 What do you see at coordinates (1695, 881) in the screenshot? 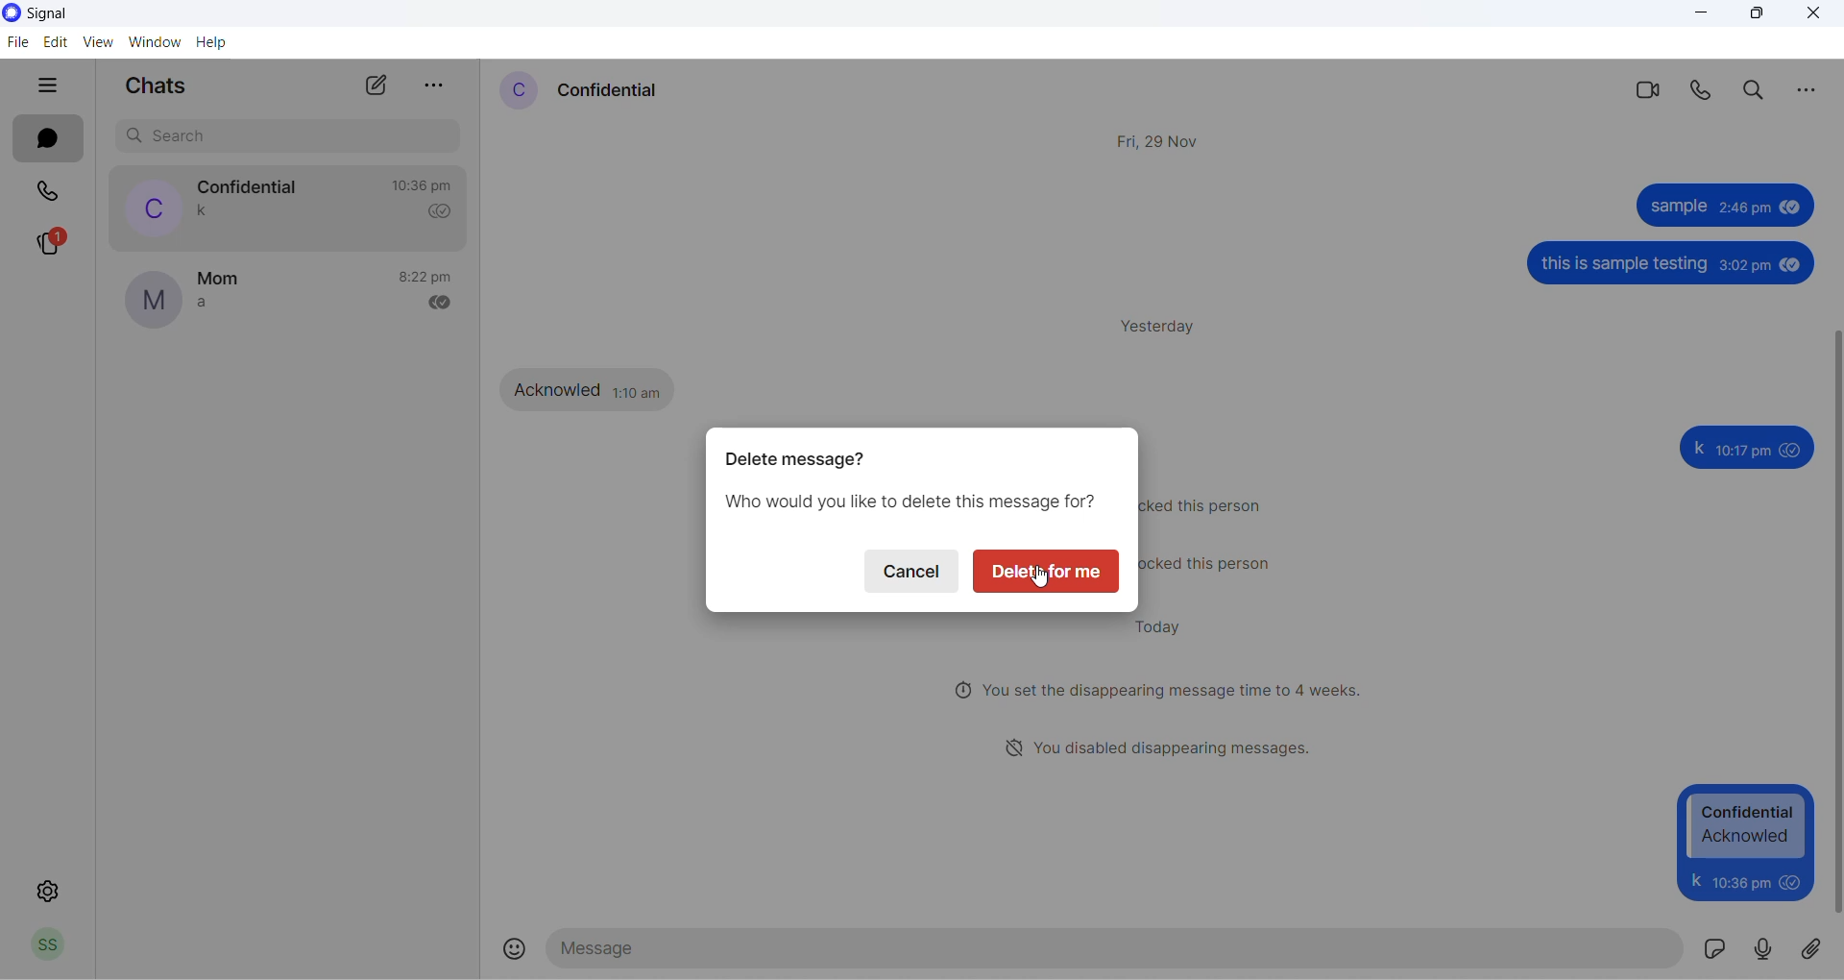
I see `k` at bounding box center [1695, 881].